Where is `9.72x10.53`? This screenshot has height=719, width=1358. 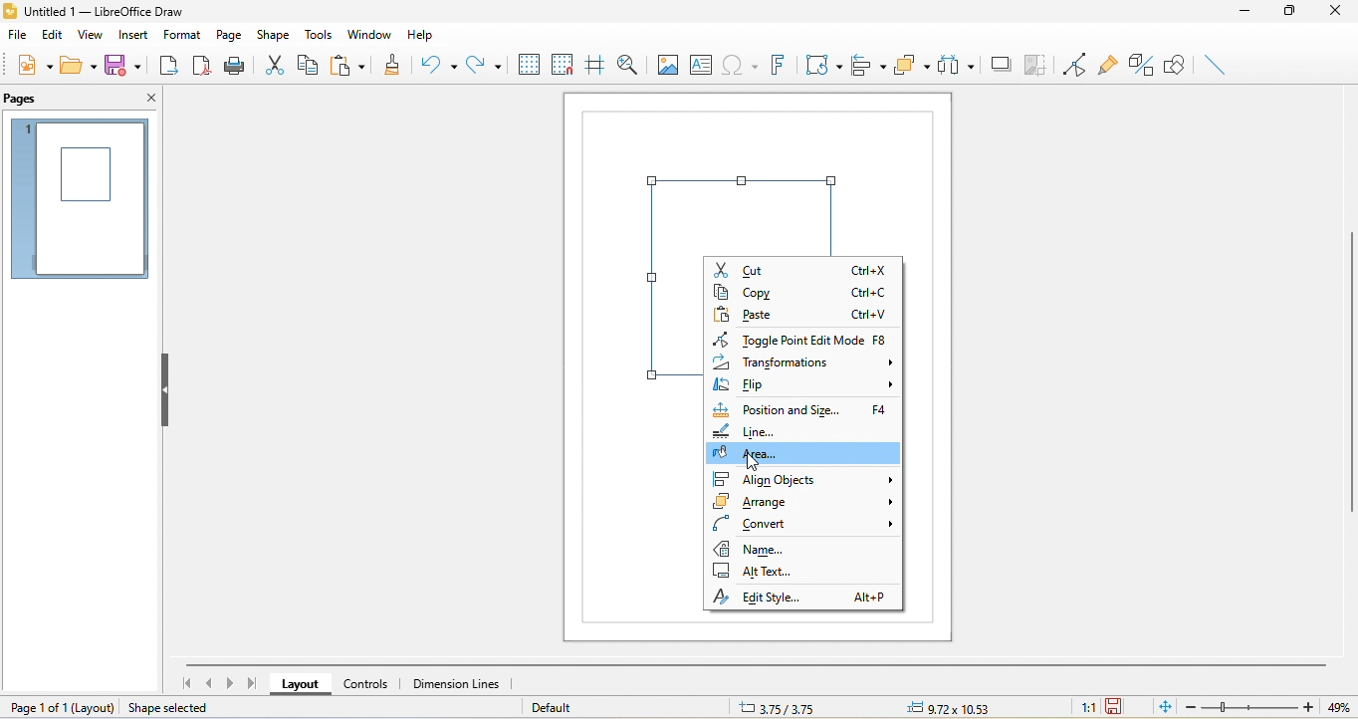 9.72x10.53 is located at coordinates (954, 709).